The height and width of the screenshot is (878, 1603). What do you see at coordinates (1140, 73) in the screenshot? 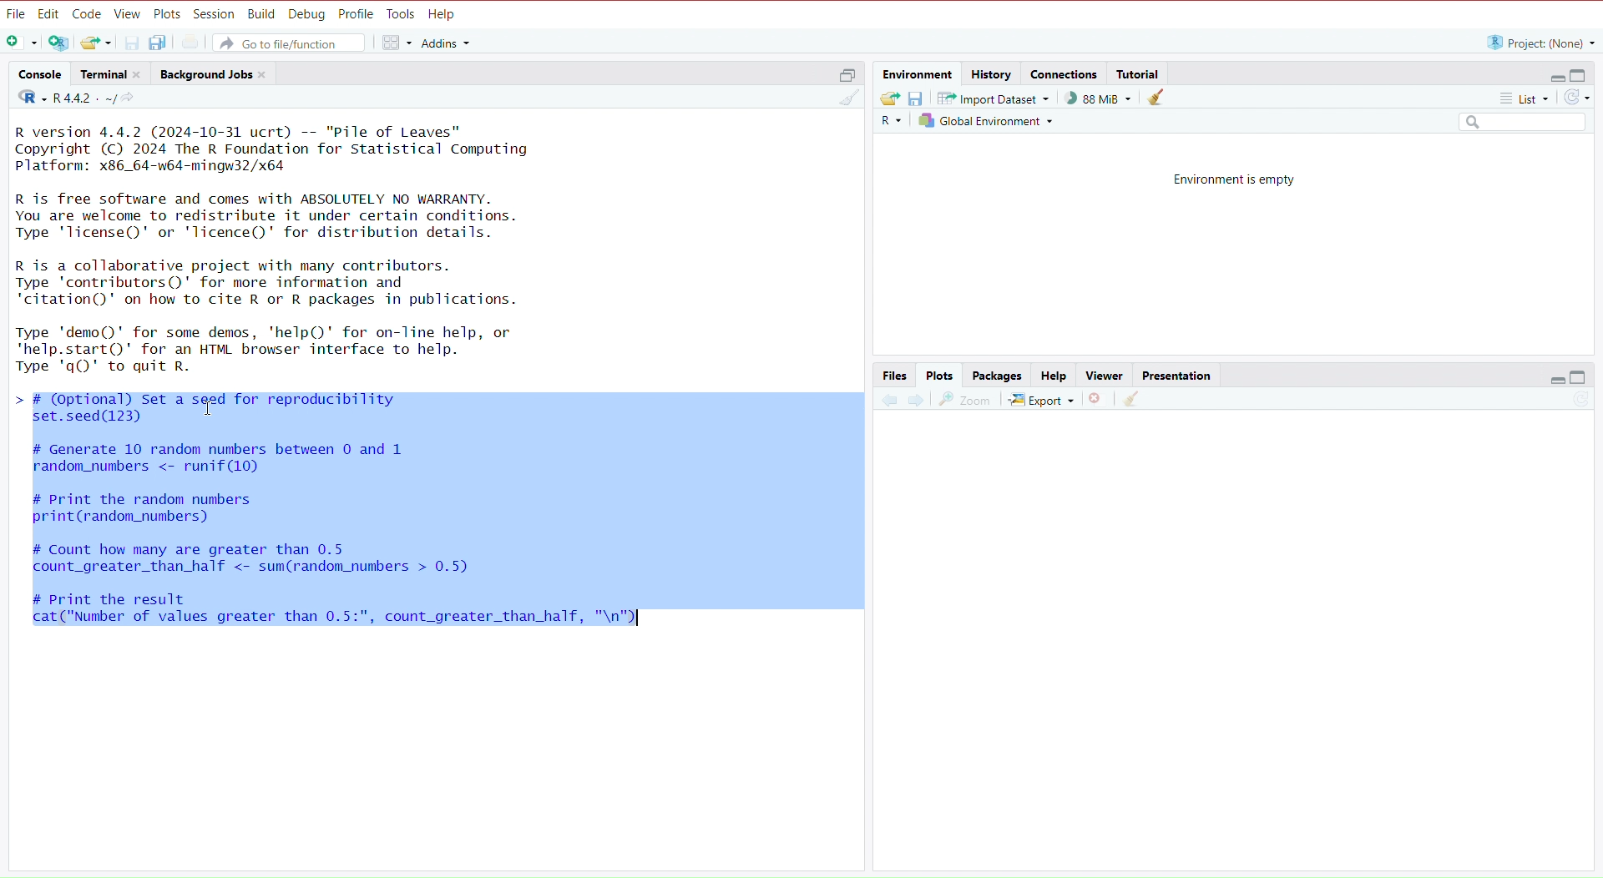
I see `Tutorial` at bounding box center [1140, 73].